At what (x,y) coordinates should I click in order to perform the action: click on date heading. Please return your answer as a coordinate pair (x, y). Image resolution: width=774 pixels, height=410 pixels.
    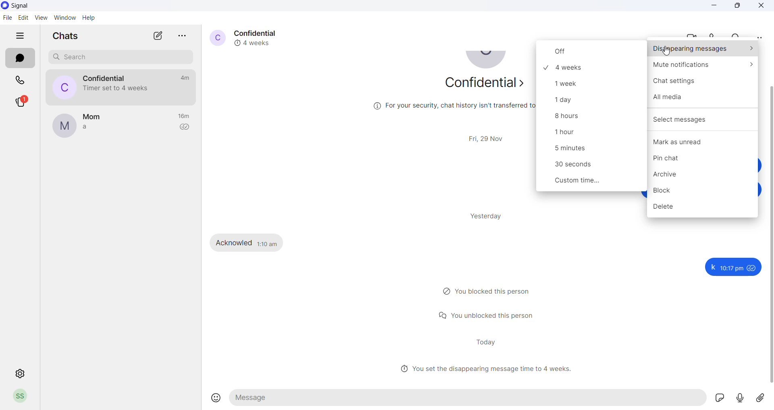
    Looking at the image, I should click on (489, 137).